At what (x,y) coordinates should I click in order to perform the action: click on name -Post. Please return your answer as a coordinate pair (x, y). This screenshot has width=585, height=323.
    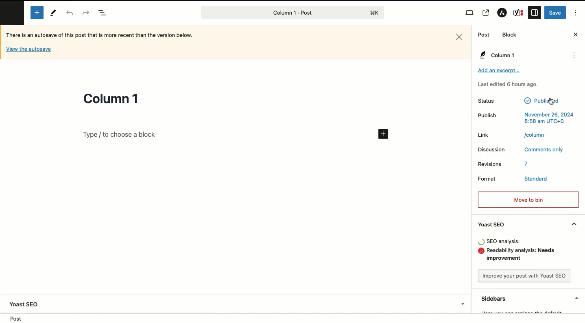
    Looking at the image, I should click on (278, 13).